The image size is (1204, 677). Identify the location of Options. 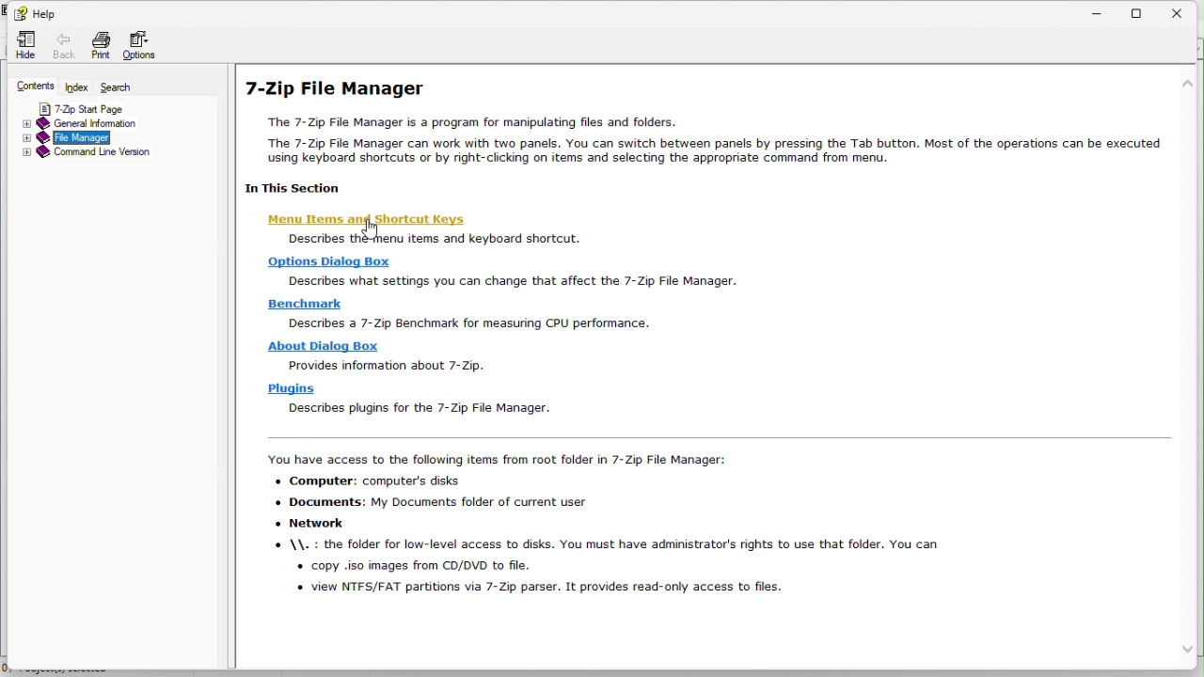
(144, 47).